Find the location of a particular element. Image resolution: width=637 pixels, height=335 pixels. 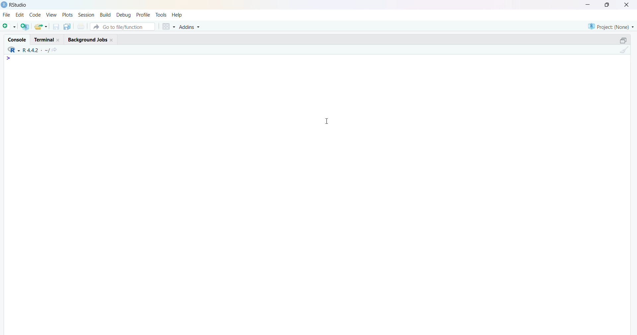

close is located at coordinates (628, 5).